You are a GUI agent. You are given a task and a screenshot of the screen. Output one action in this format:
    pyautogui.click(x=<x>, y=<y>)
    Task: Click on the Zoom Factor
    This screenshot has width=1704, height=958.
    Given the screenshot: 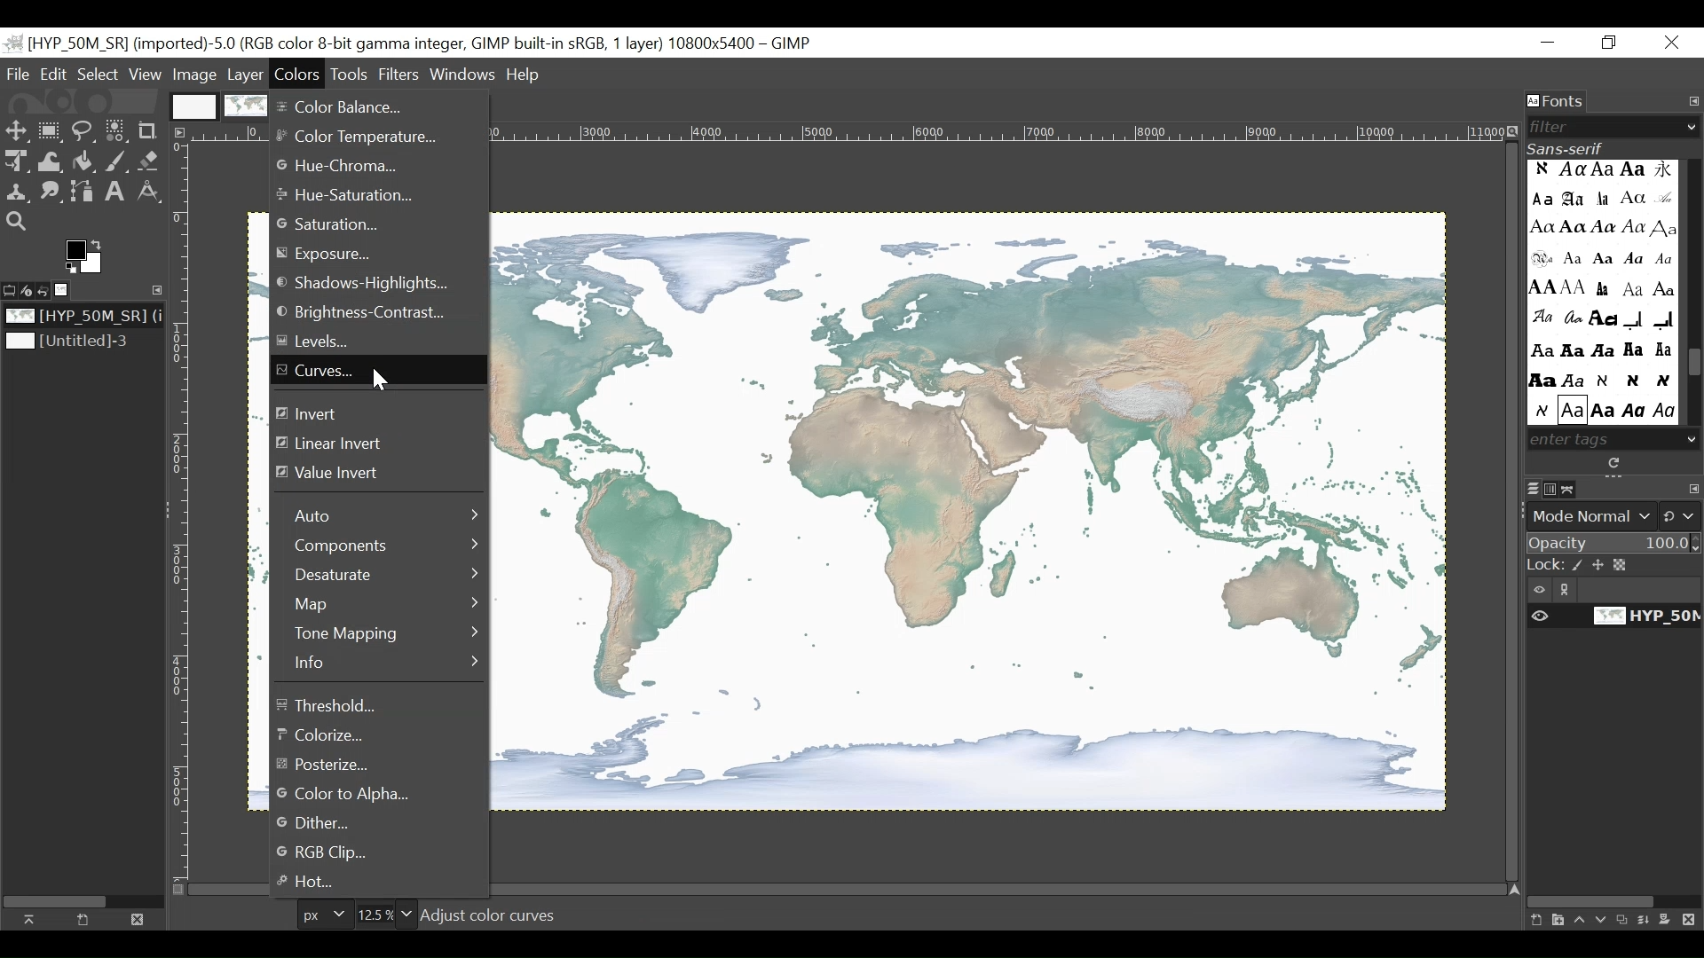 What is the action you would take?
    pyautogui.click(x=380, y=915)
    